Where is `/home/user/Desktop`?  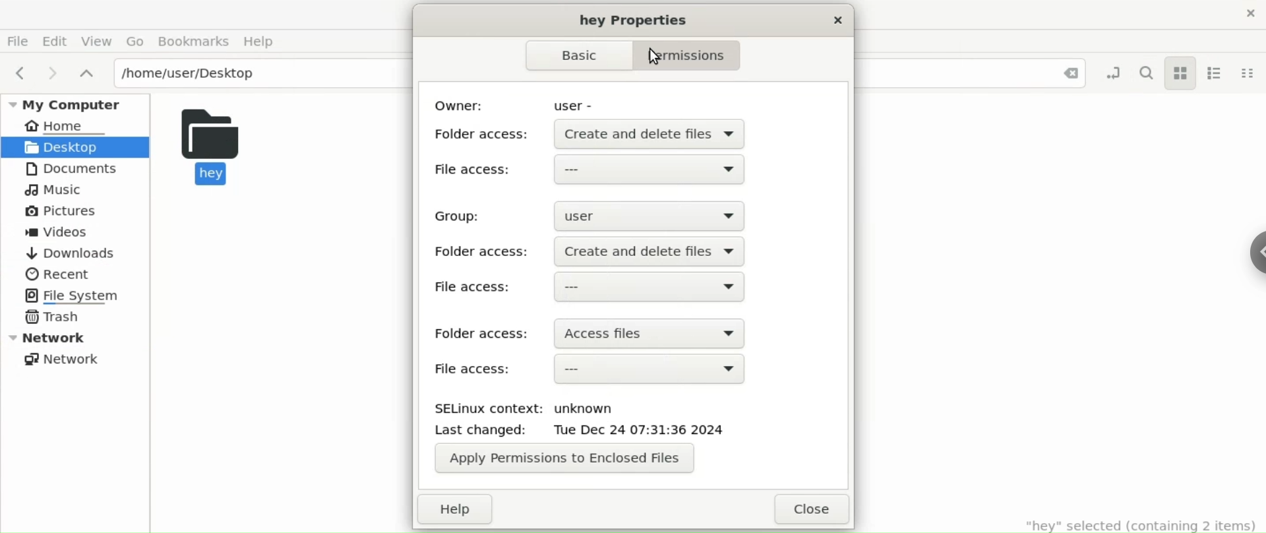
/home/user/Desktop is located at coordinates (257, 73).